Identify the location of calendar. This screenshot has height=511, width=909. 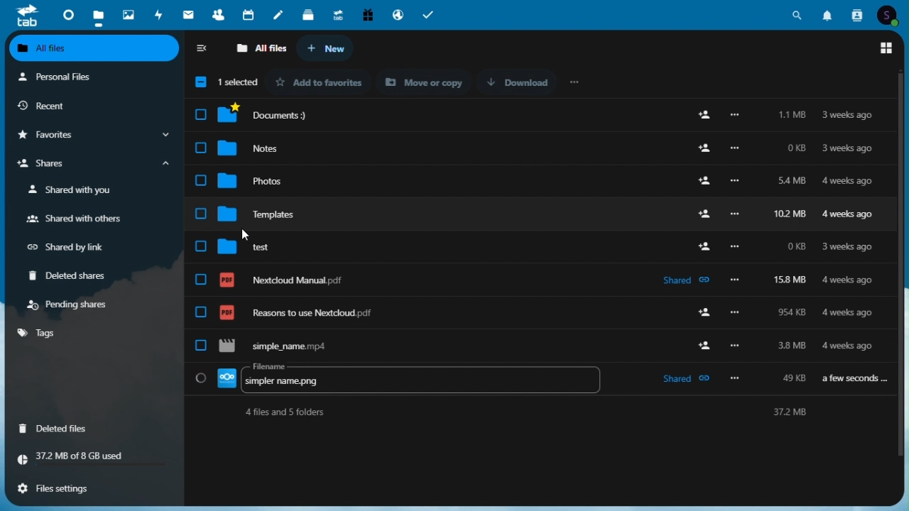
(250, 13).